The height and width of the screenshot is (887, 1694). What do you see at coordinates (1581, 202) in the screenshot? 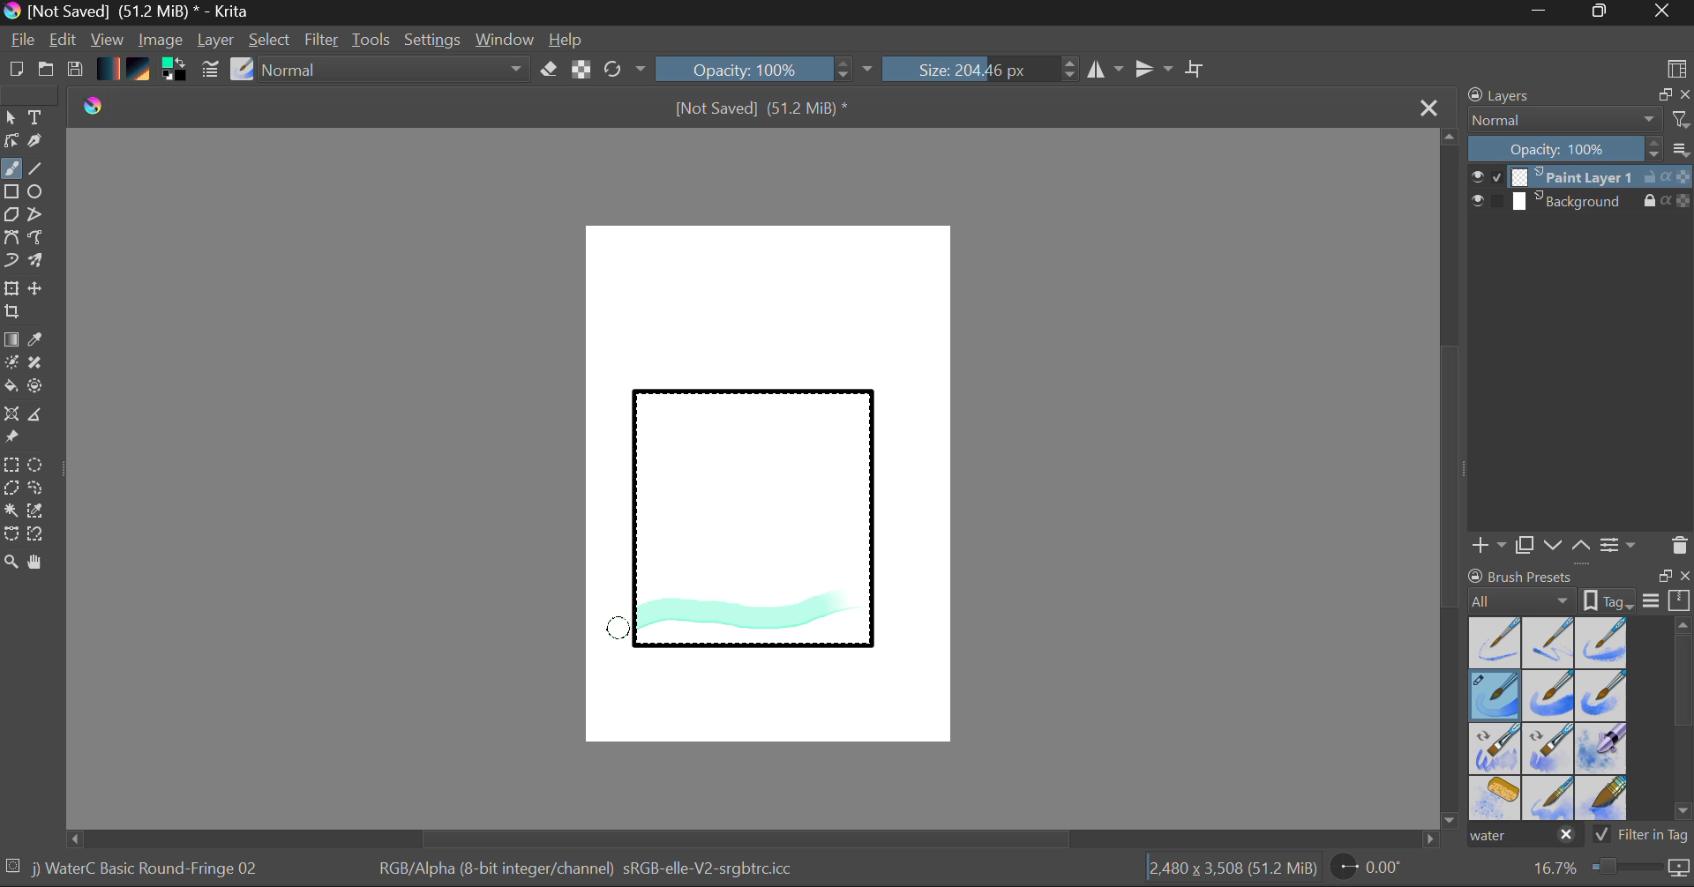
I see `Background Layer` at bounding box center [1581, 202].